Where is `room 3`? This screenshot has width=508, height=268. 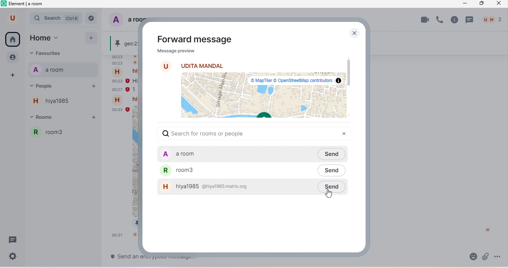 room 3 is located at coordinates (65, 135).